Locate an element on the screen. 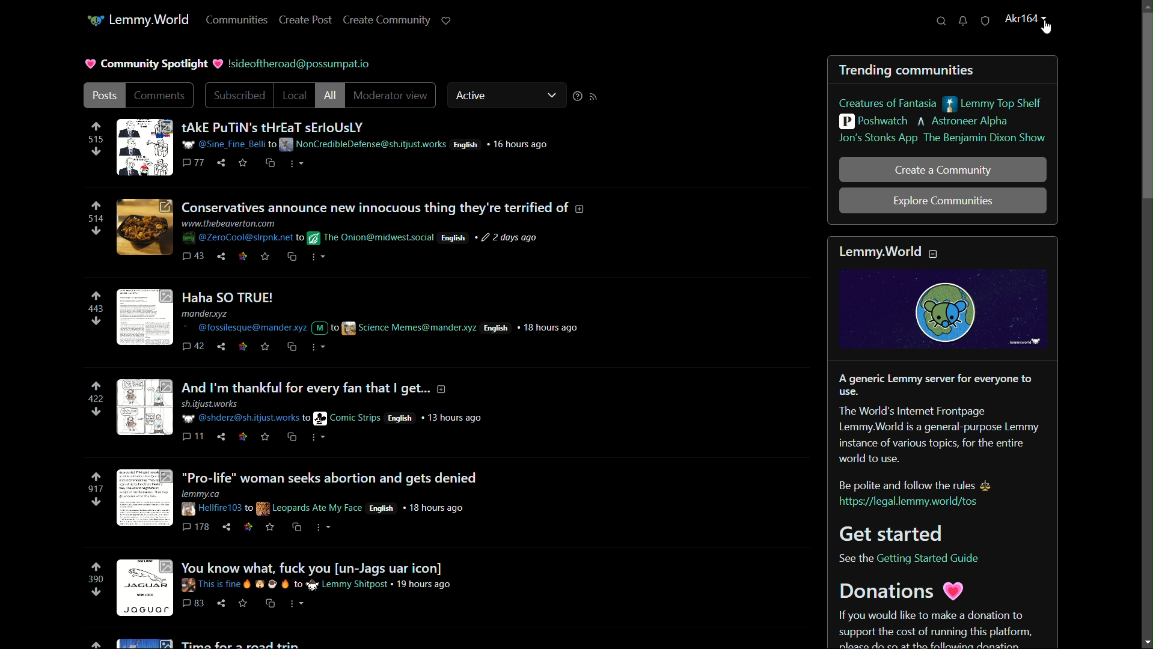 Image resolution: width=1153 pixels, height=649 pixels. the benjamin dixon show is located at coordinates (985, 138).